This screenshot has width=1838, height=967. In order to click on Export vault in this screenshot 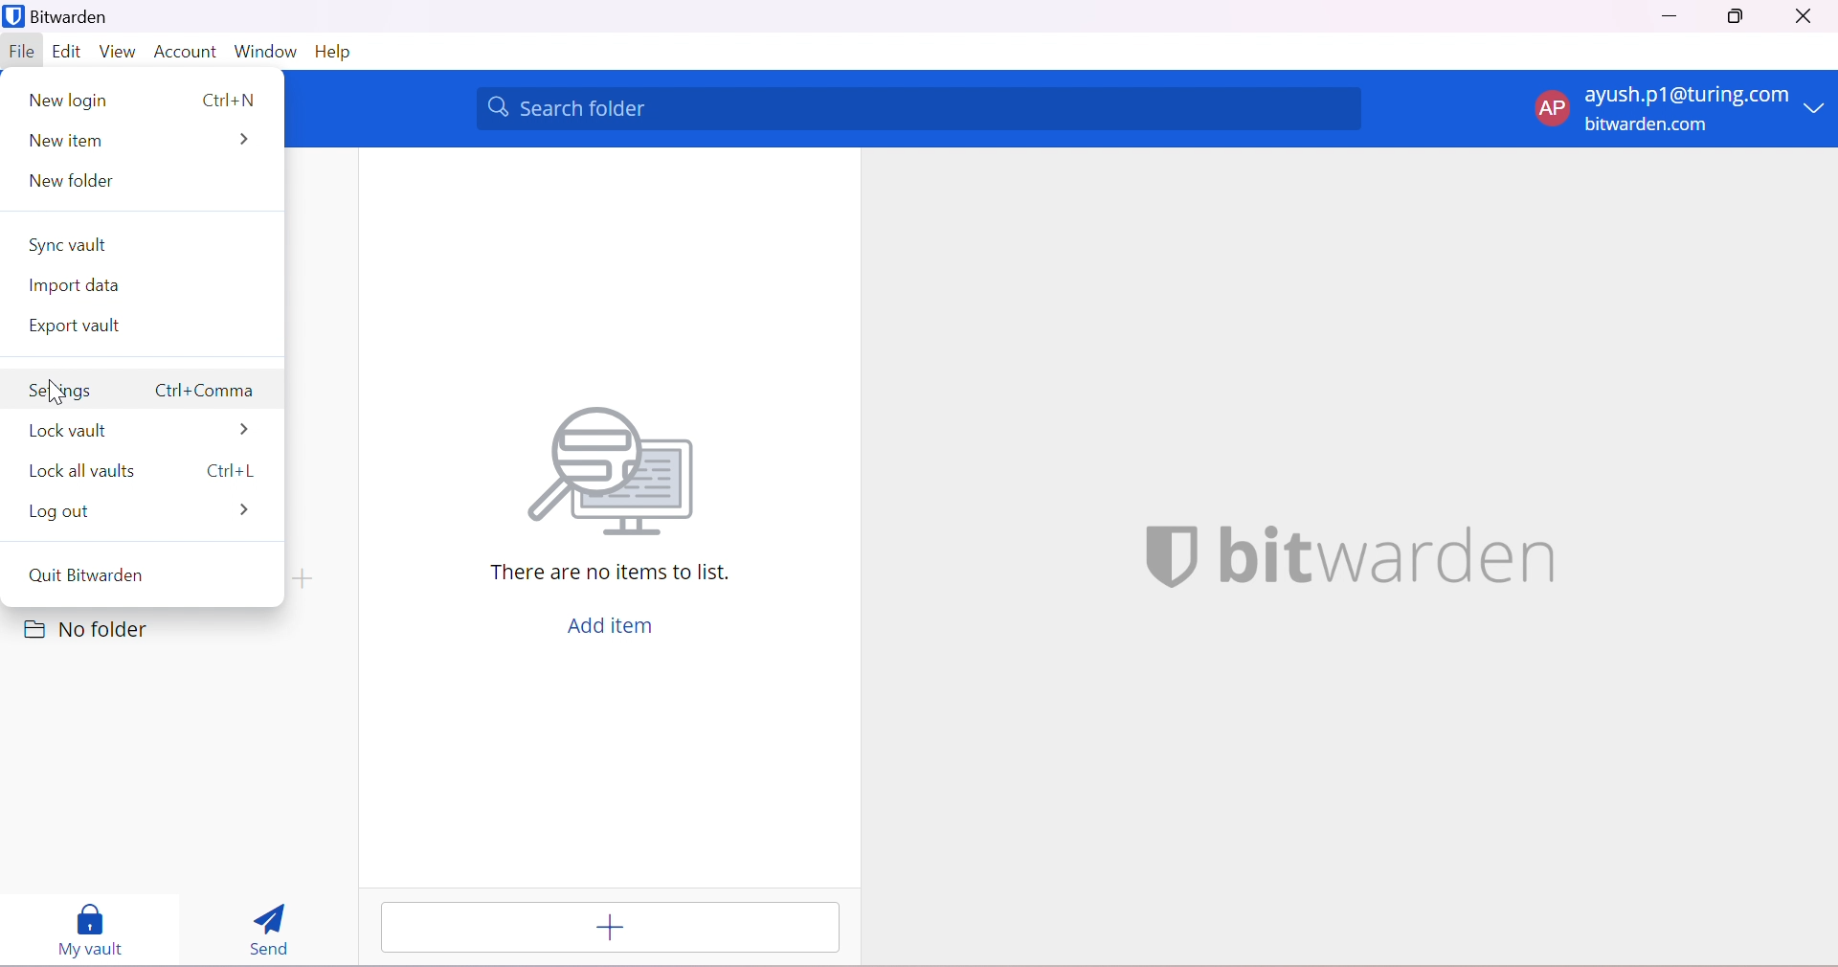, I will do `click(79, 327)`.